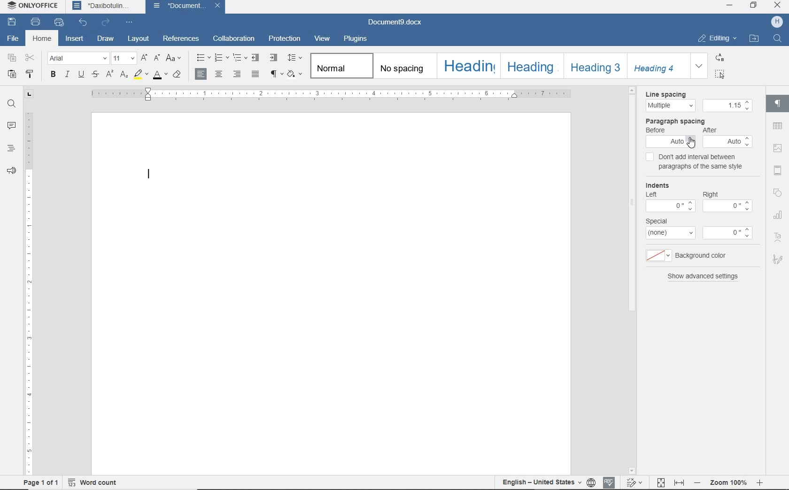 Image resolution: width=789 pixels, height=490 pixels. I want to click on REPLACE, so click(720, 58).